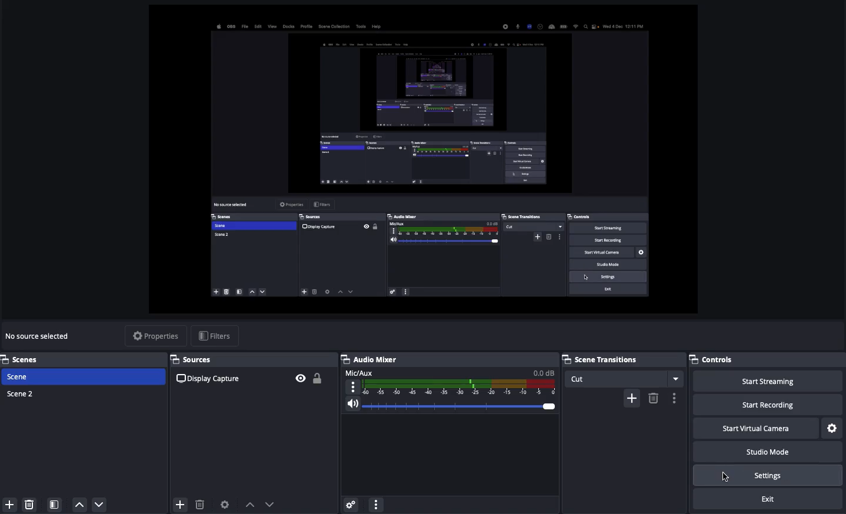  What do you see at coordinates (768, 381) in the screenshot?
I see `Start streaming` at bounding box center [768, 381].